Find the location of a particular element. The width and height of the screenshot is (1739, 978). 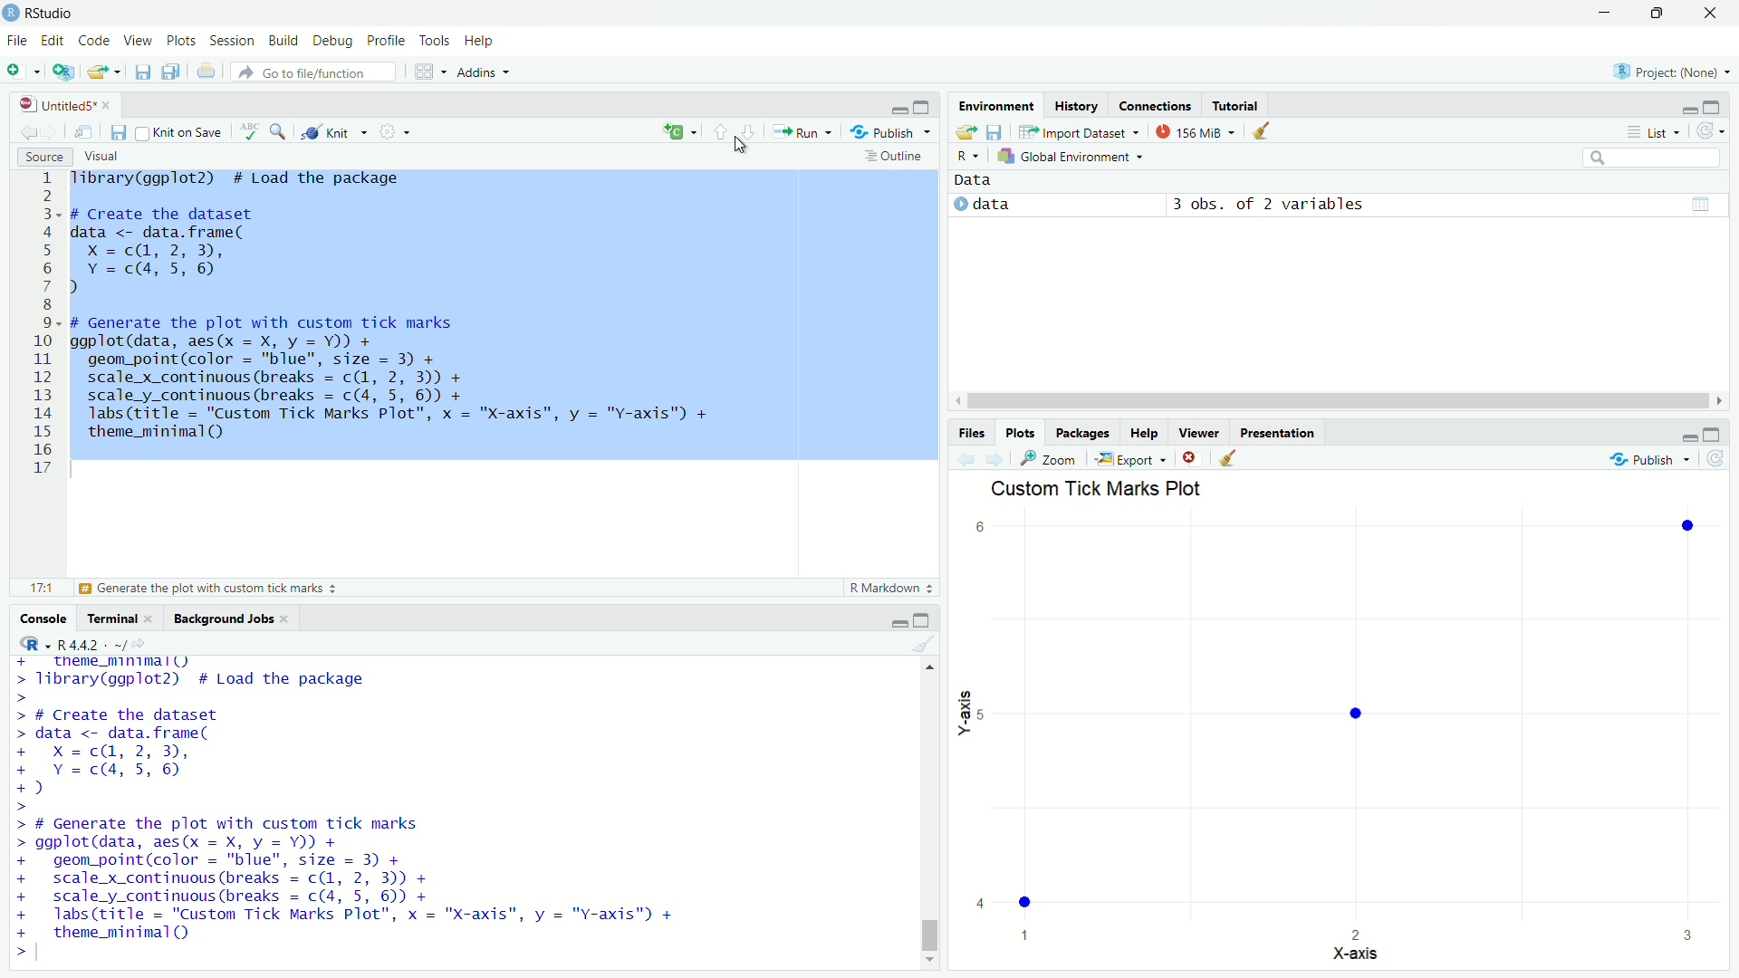

visual is located at coordinates (105, 157).